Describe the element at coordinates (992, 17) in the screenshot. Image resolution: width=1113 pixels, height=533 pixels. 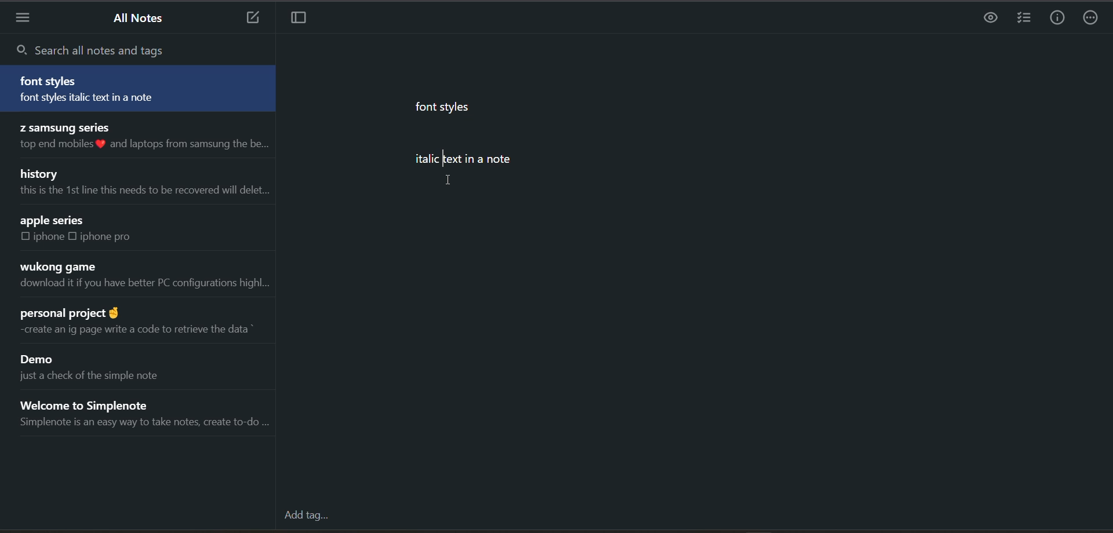
I see `preview` at that location.